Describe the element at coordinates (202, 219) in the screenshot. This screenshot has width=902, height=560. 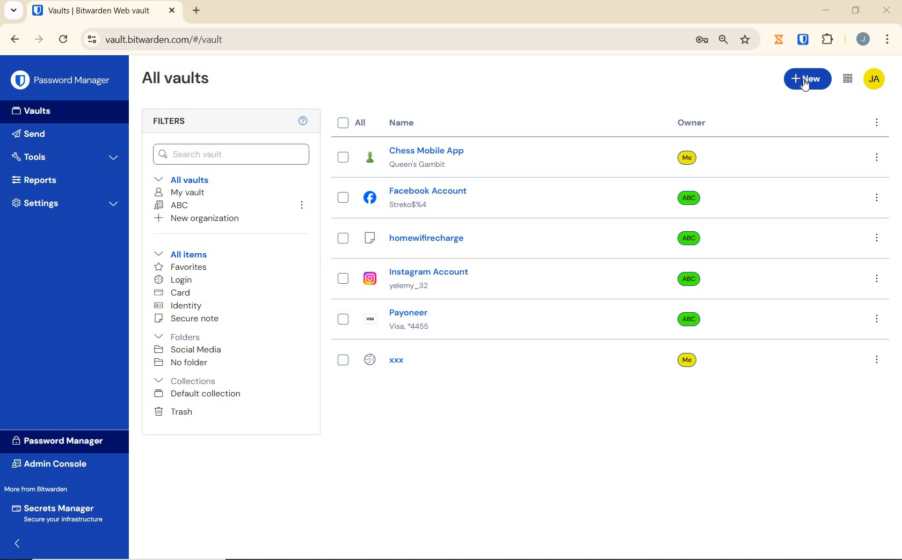
I see `New organization` at that location.